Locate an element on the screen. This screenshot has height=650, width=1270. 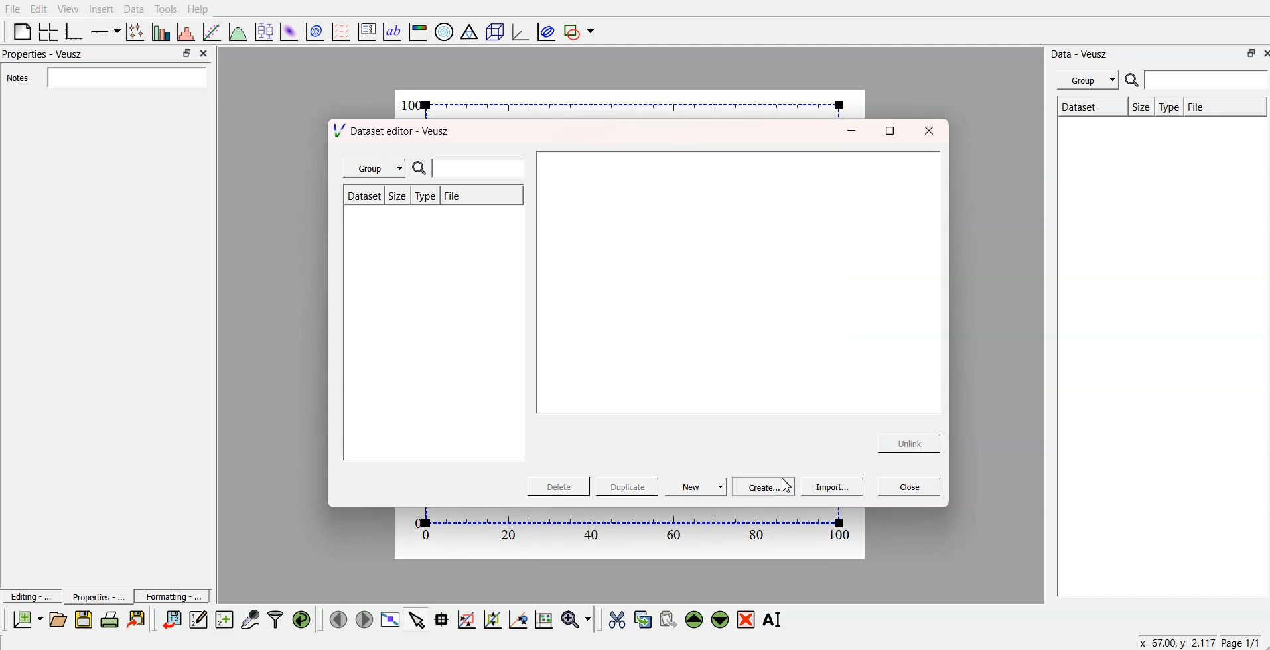
plot a vector field is located at coordinates (342, 31).